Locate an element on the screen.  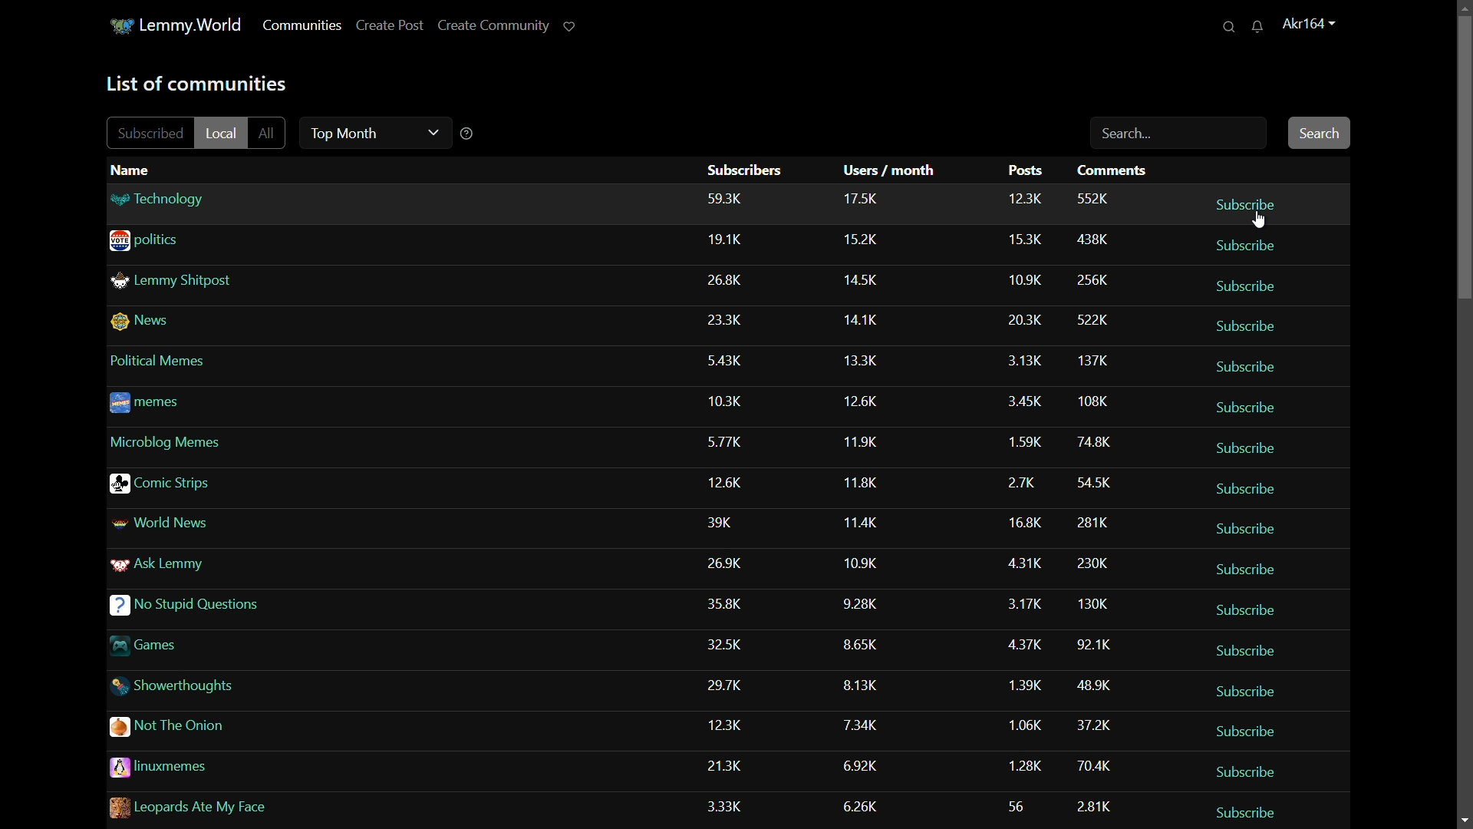
user per month is located at coordinates (868, 240).